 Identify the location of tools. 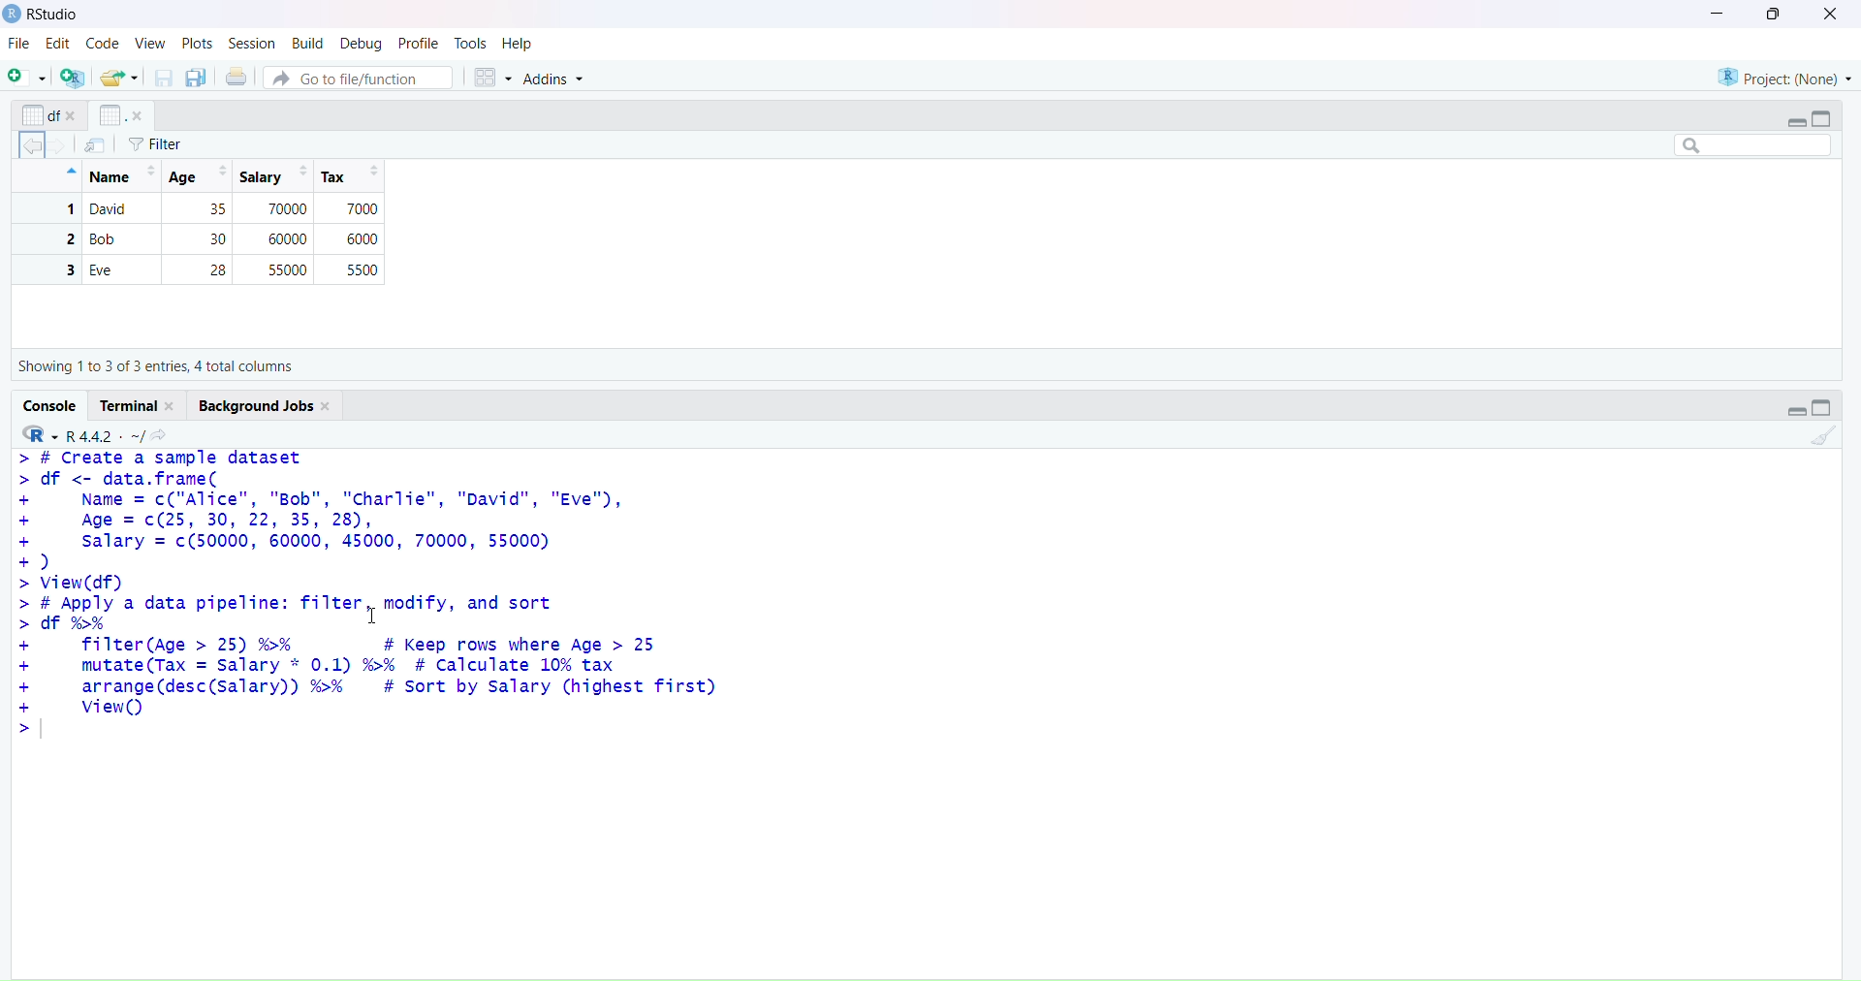
(472, 42).